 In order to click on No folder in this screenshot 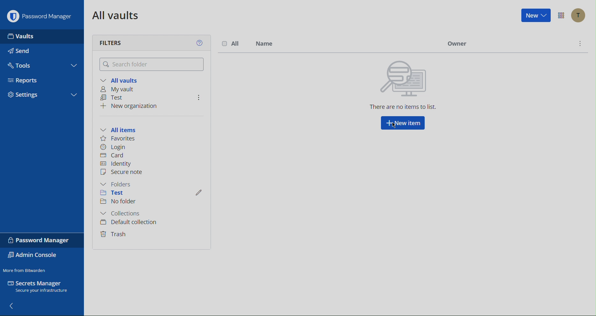, I will do `click(121, 201)`.